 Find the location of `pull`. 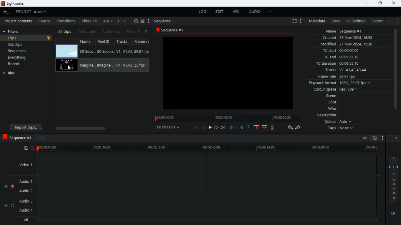

pull is located at coordinates (231, 127).